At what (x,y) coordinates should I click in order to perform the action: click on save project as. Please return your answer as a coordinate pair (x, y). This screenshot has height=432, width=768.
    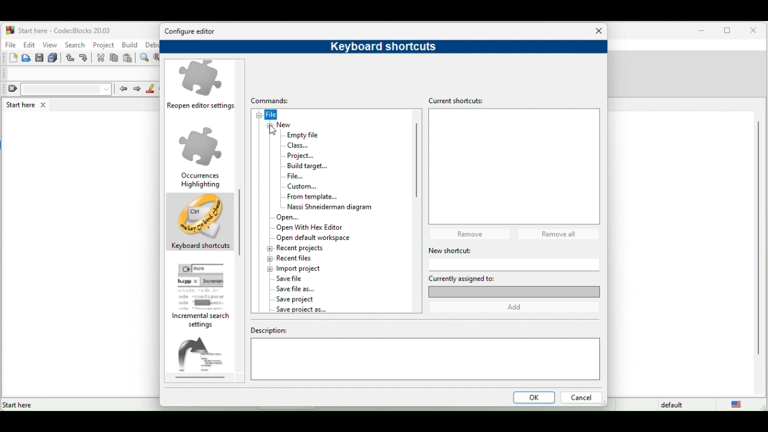
    Looking at the image, I should click on (301, 310).